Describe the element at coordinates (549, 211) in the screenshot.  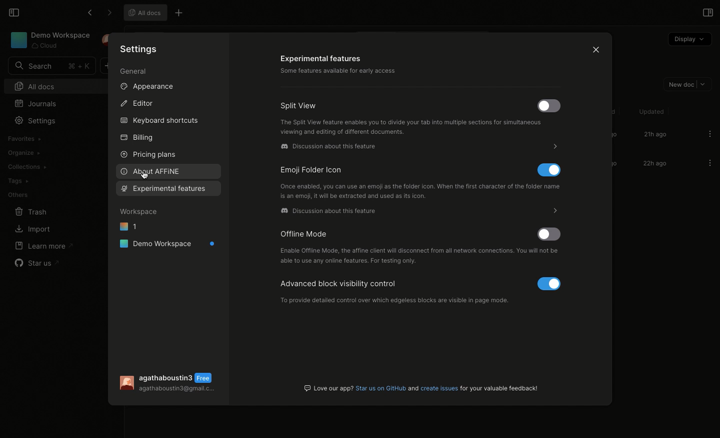
I see `More` at that location.